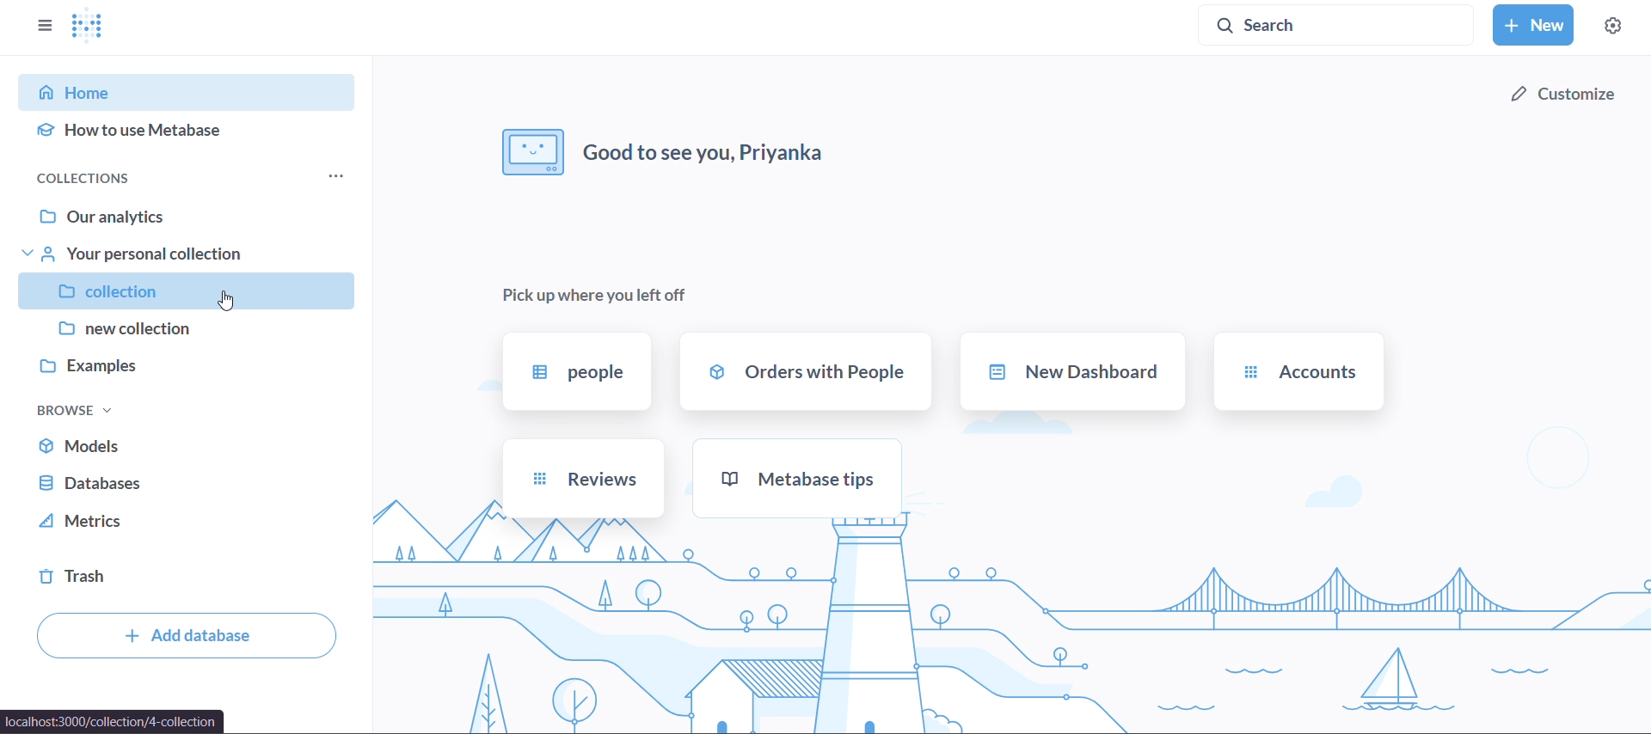 Image resolution: width=1651 pixels, height=734 pixels. What do you see at coordinates (114, 721) in the screenshot?
I see `url` at bounding box center [114, 721].